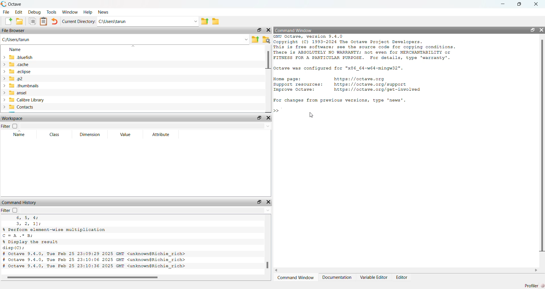 The height and width of the screenshot is (289, 545). What do you see at coordinates (541, 29) in the screenshot?
I see `Close` at bounding box center [541, 29].